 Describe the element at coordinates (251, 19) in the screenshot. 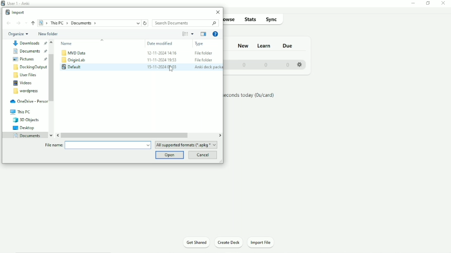

I see `Stats` at that location.